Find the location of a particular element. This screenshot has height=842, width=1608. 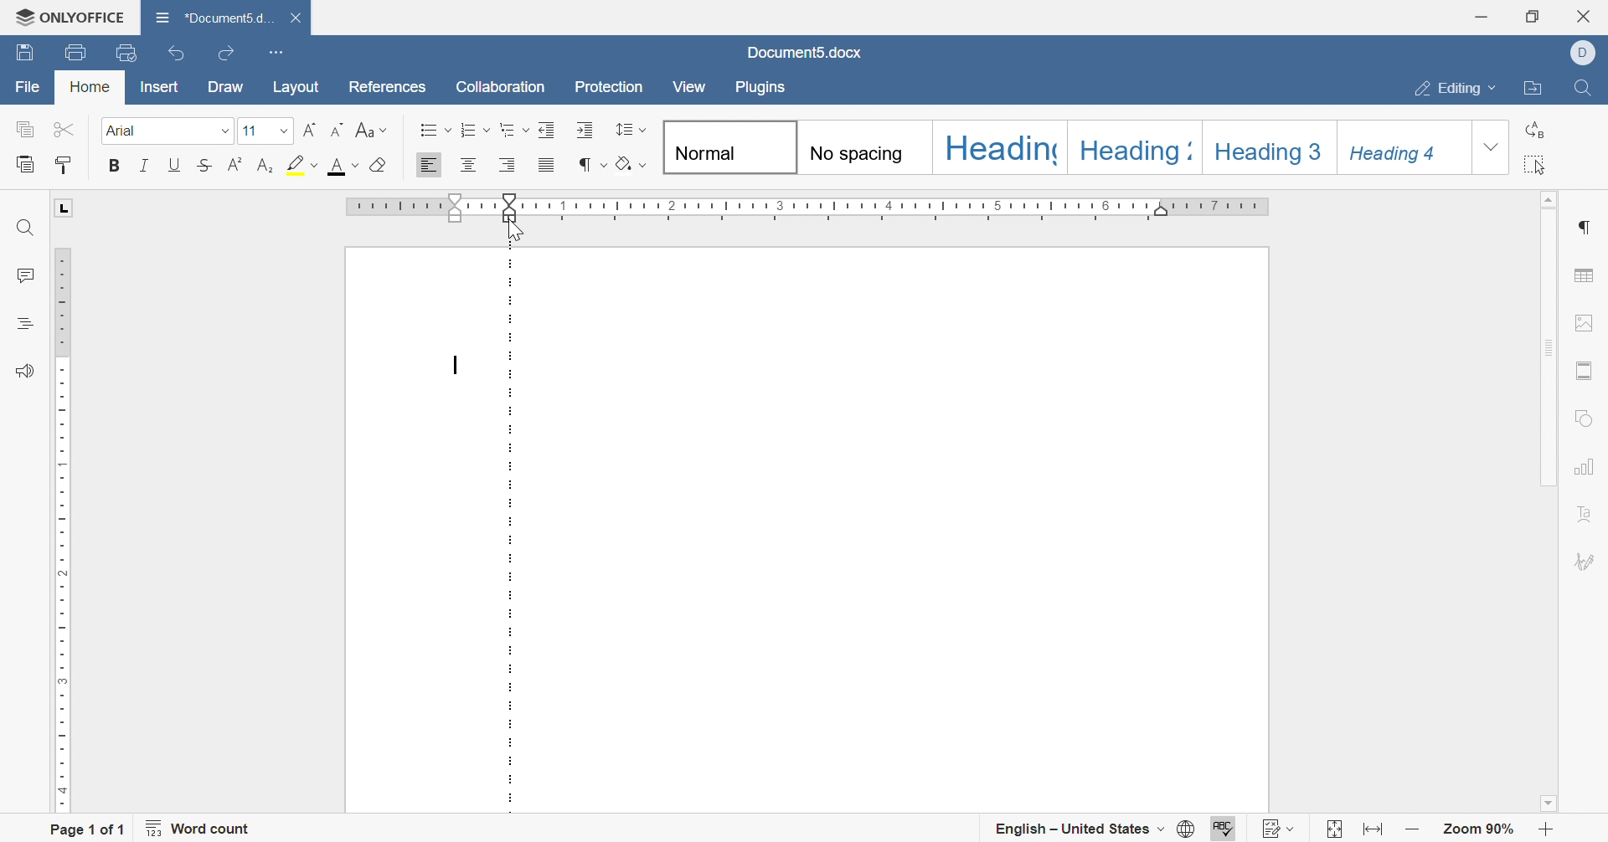

copy is located at coordinates (24, 129).